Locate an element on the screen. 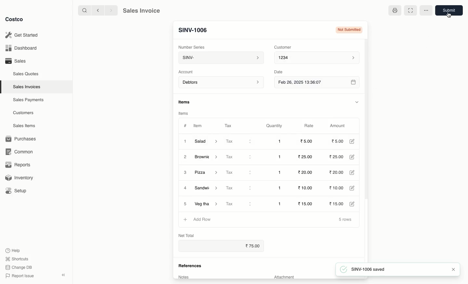  Items is located at coordinates (187, 102).